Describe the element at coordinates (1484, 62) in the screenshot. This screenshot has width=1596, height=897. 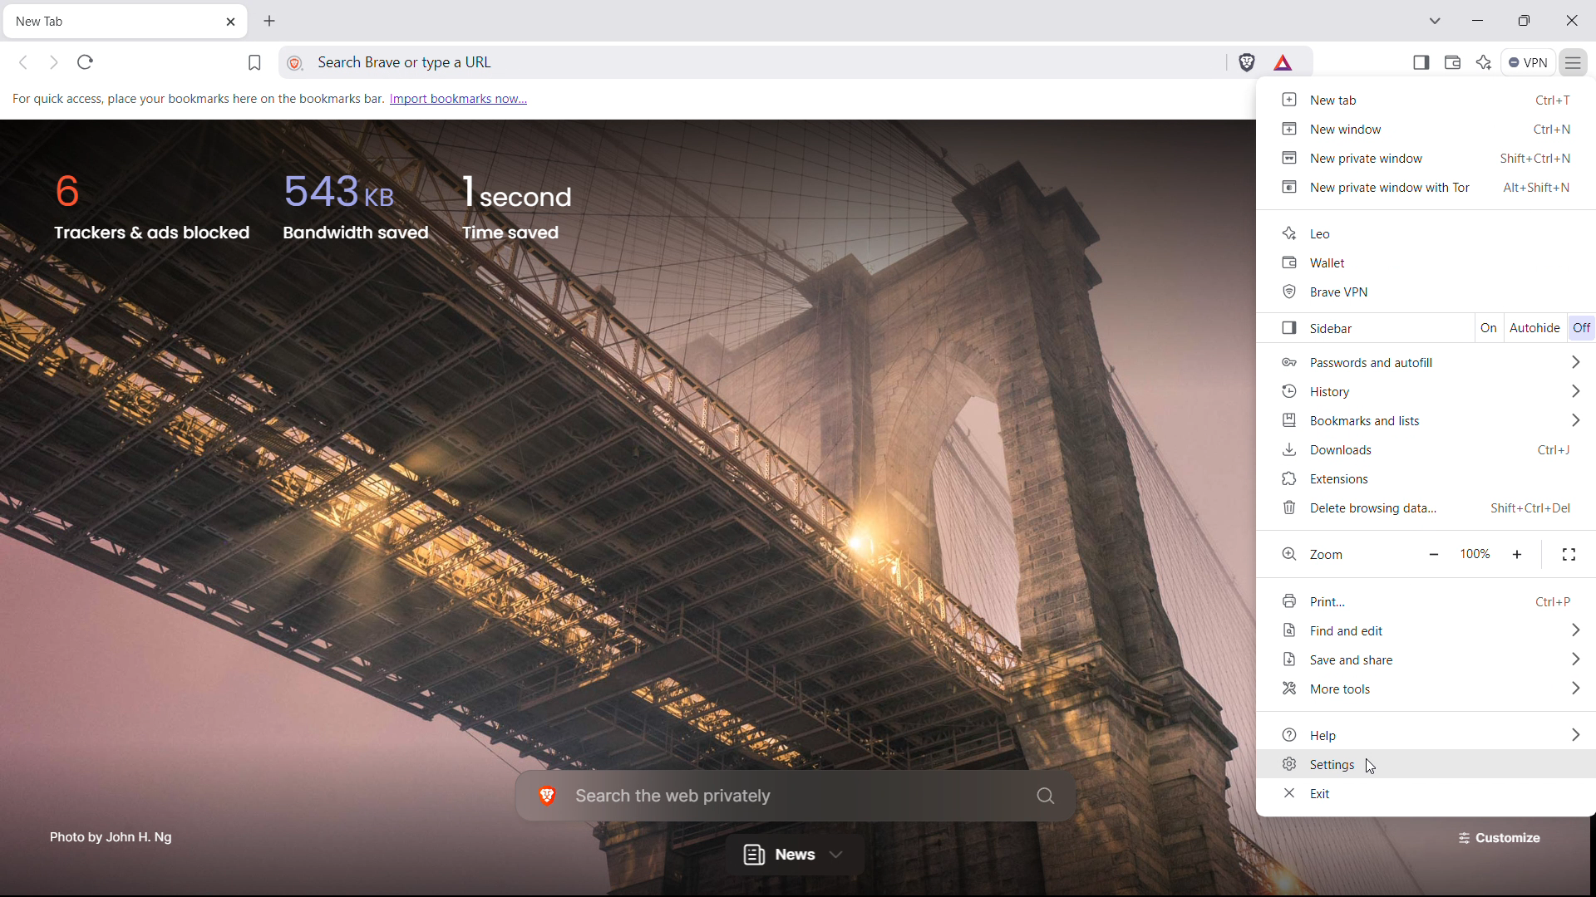
I see `leo AI` at that location.